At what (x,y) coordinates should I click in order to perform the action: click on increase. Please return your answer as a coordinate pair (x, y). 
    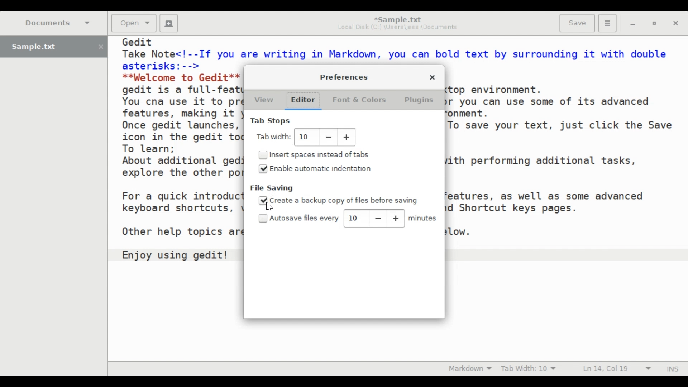
    Looking at the image, I should click on (396, 218).